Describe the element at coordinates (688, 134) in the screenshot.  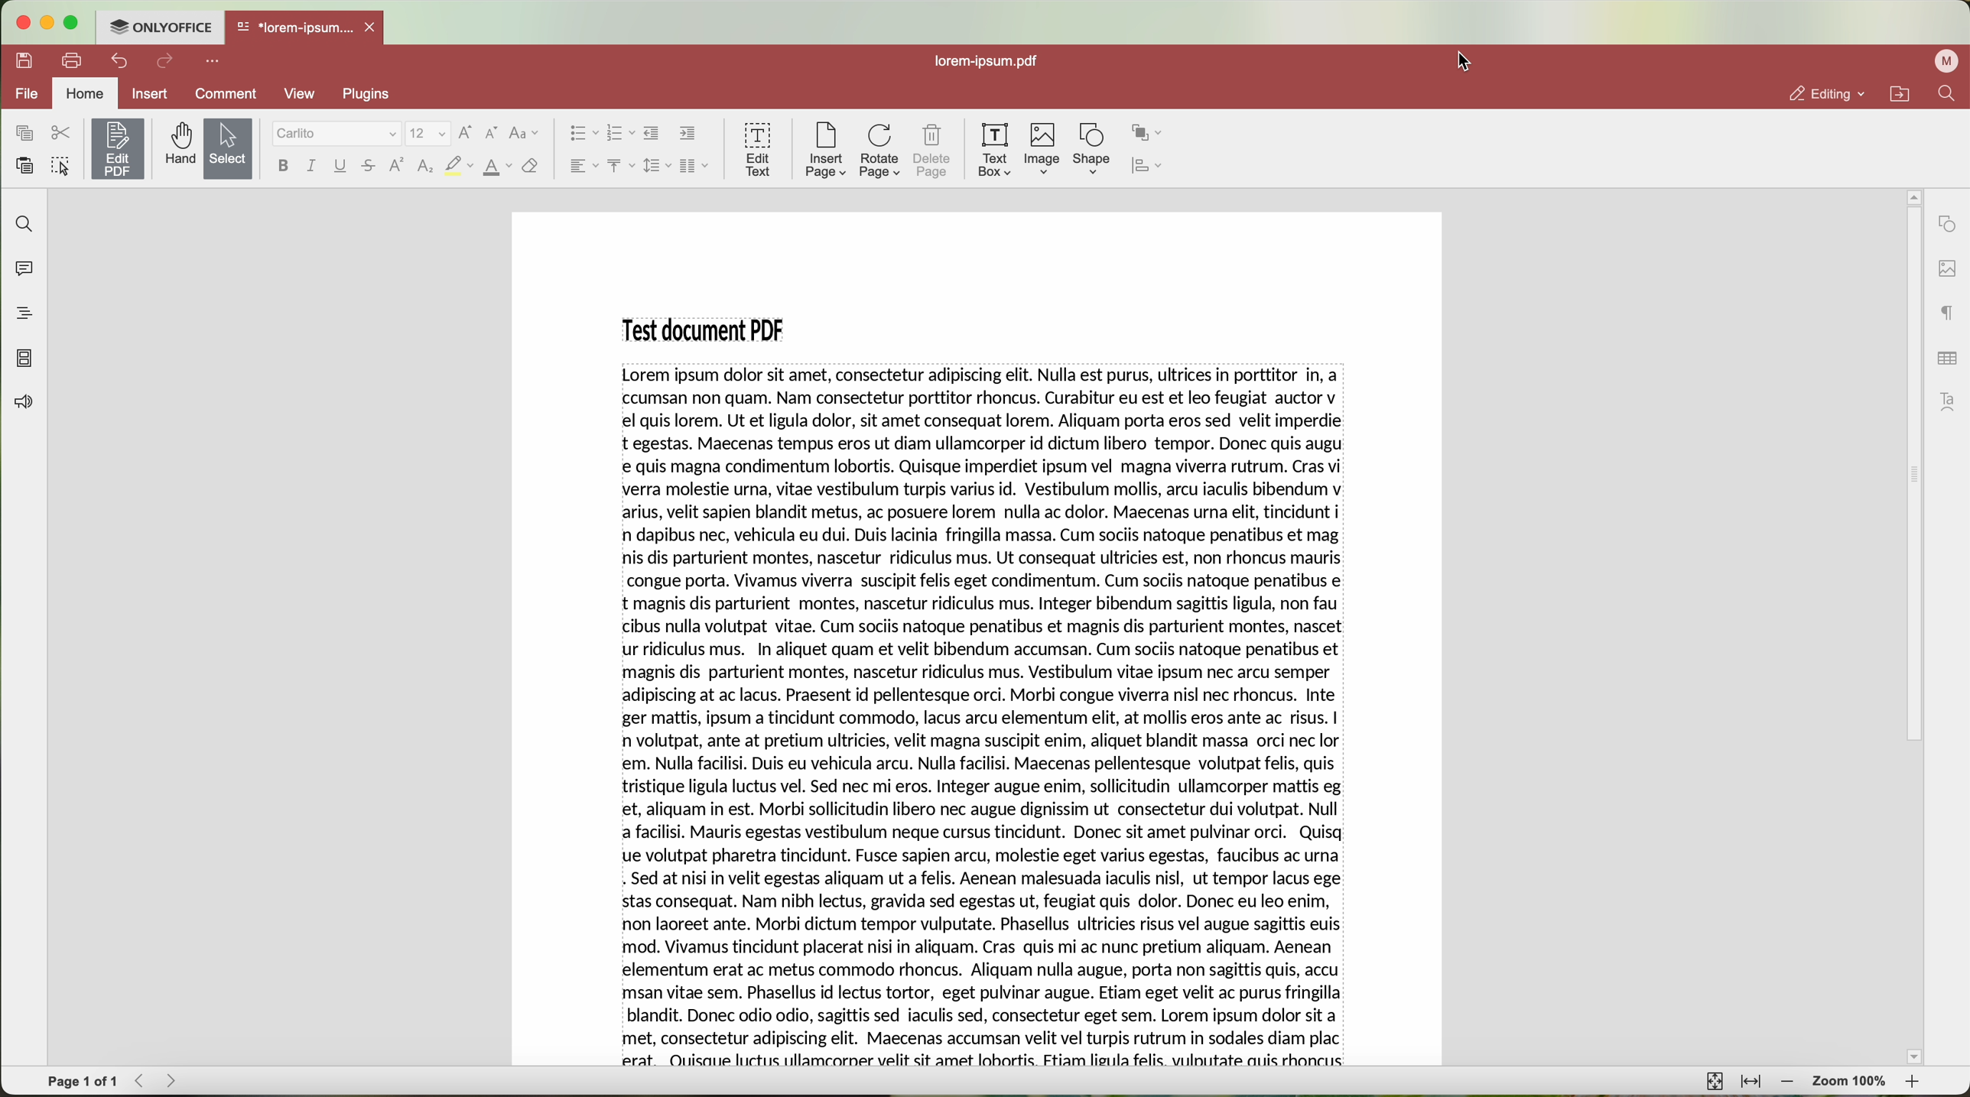
I see `increase indent` at that location.